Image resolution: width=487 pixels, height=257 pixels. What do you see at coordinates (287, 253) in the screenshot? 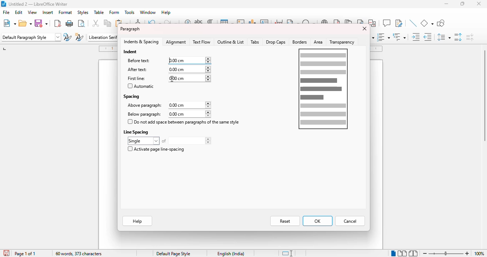
I see `standard selection` at bounding box center [287, 253].